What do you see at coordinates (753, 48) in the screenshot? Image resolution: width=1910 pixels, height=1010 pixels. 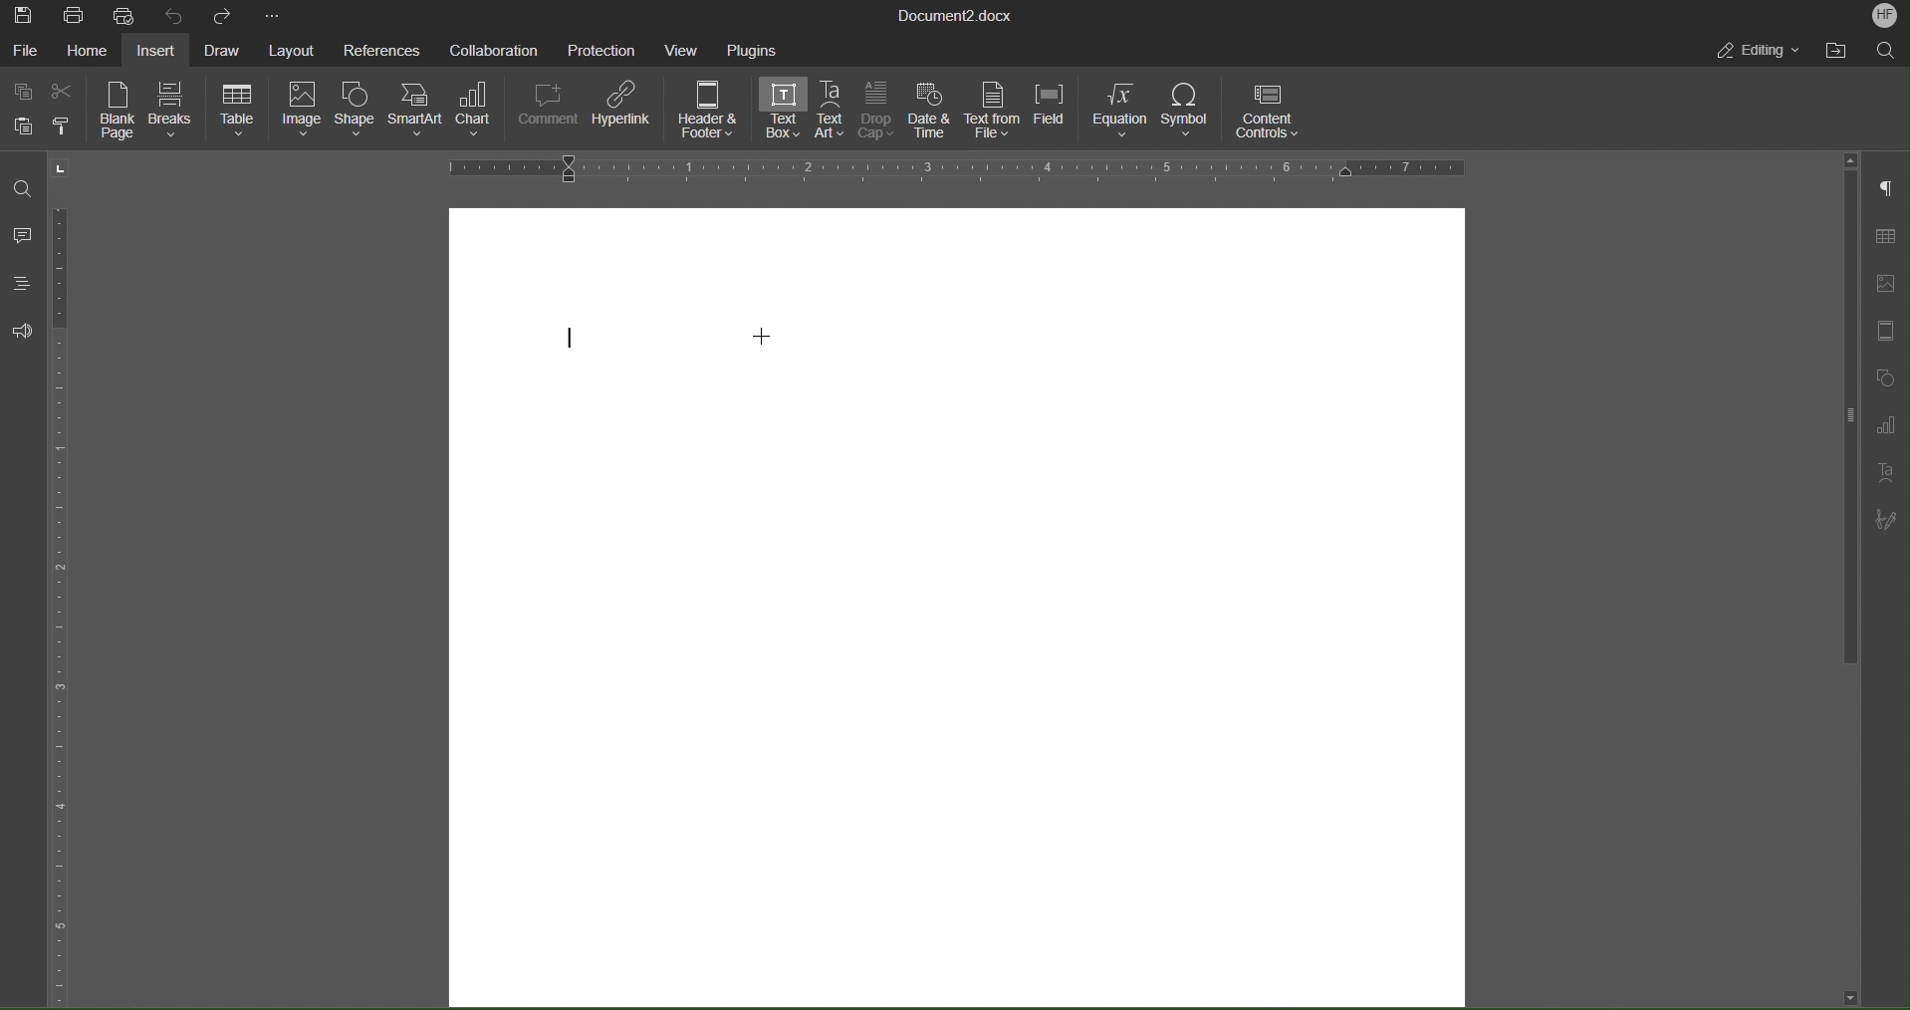 I see `Plugins` at bounding box center [753, 48].